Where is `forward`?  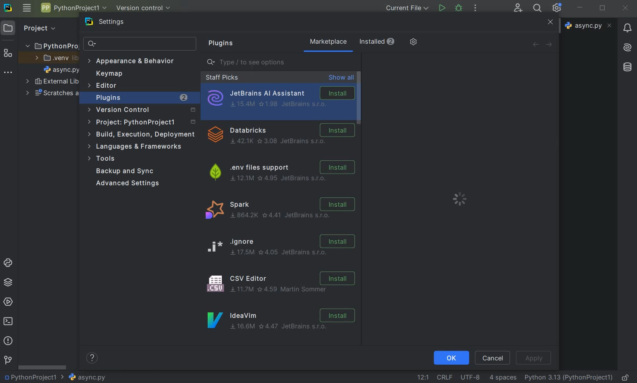
forward is located at coordinates (551, 44).